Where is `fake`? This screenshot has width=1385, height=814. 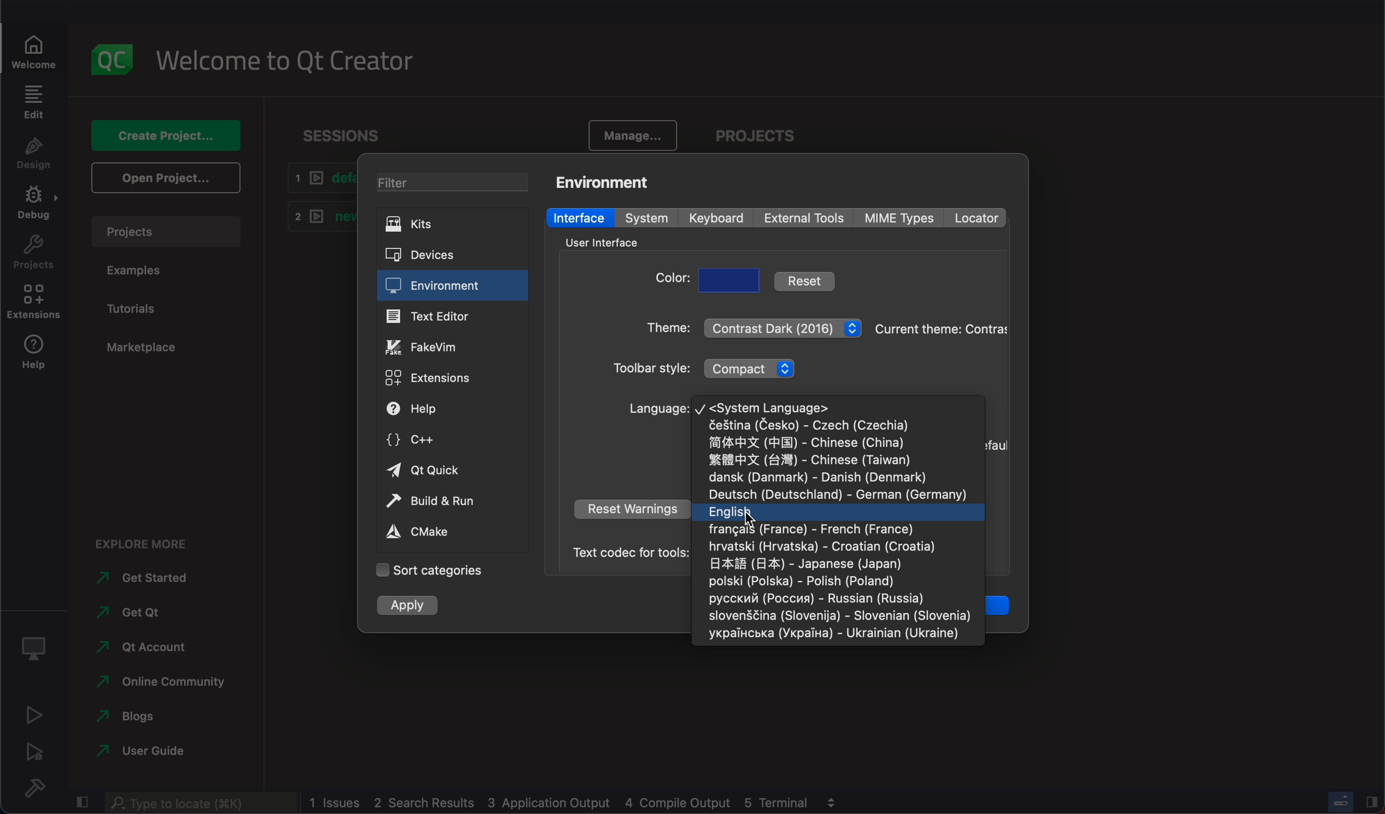 fake is located at coordinates (451, 345).